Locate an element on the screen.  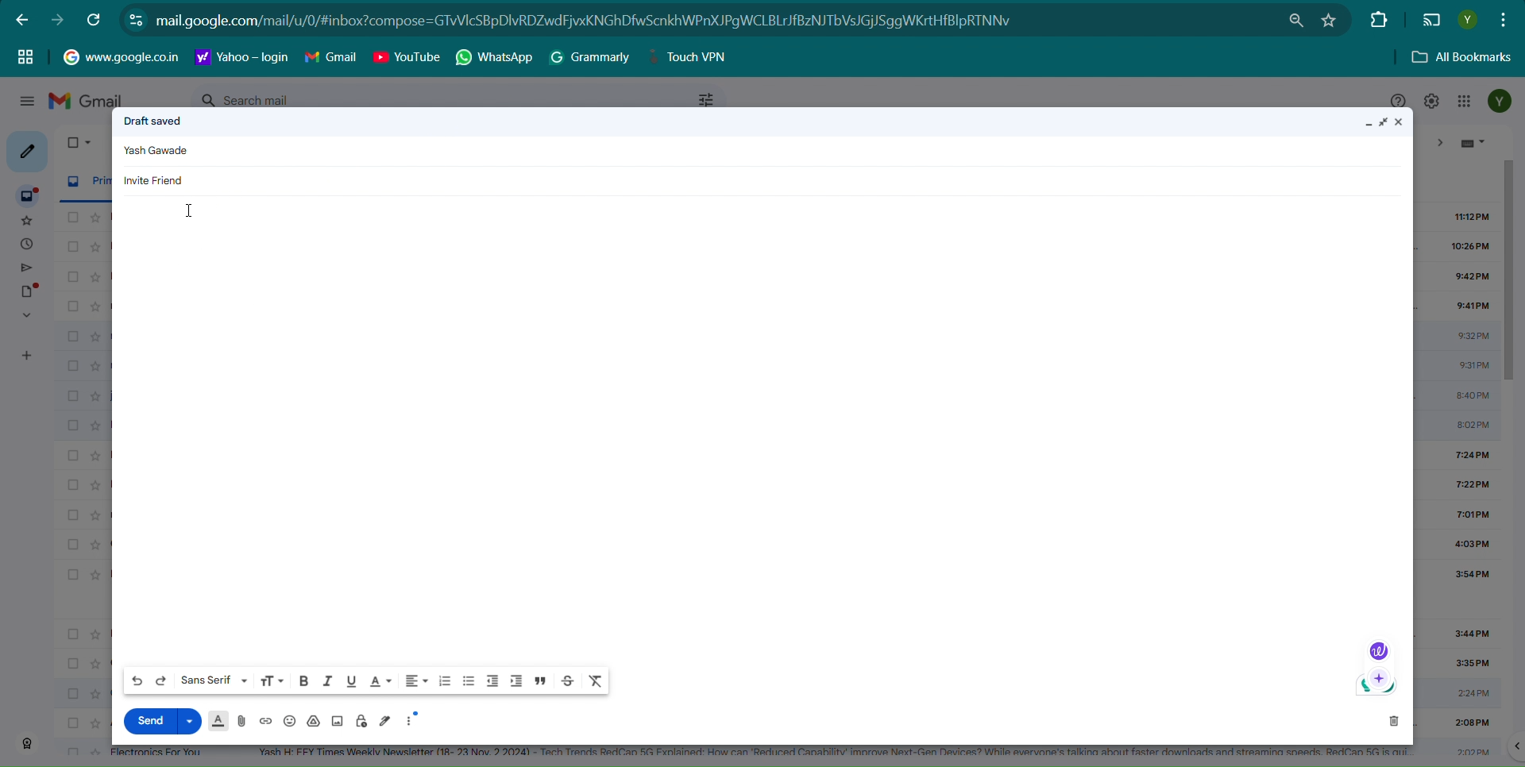
Size is located at coordinates (272, 680).